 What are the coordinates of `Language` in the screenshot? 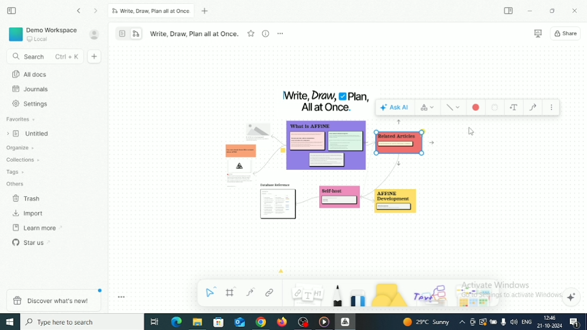 It's located at (526, 322).